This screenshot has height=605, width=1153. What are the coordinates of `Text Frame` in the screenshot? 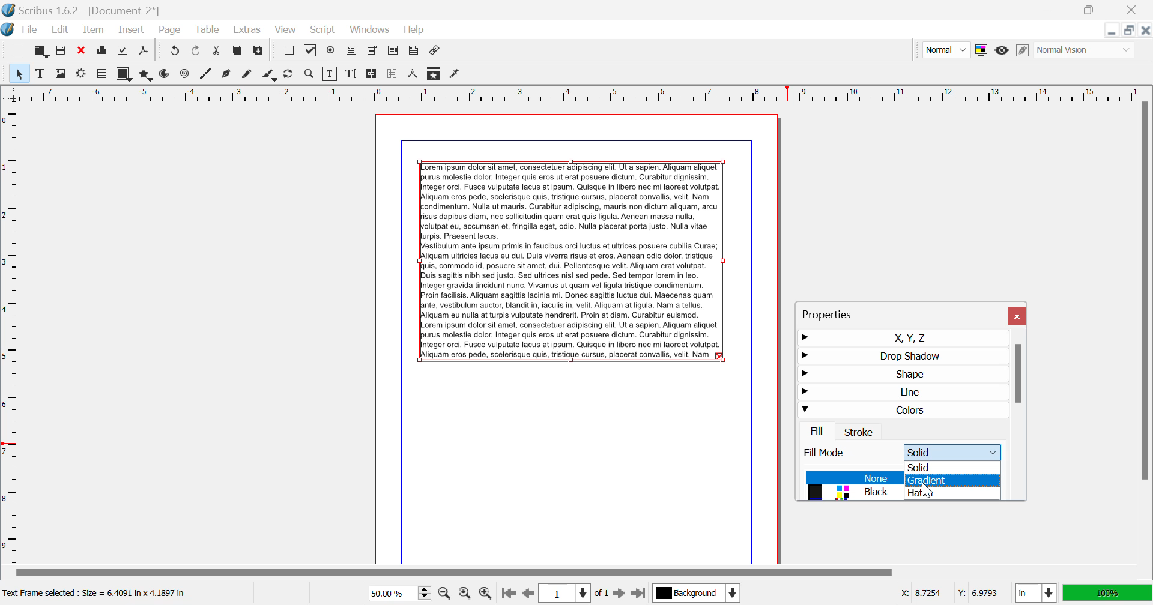 It's located at (40, 73).